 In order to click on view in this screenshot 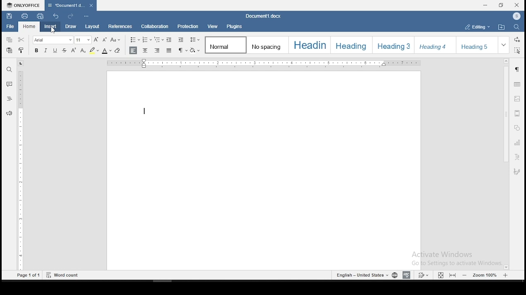, I will do `click(213, 26)`.